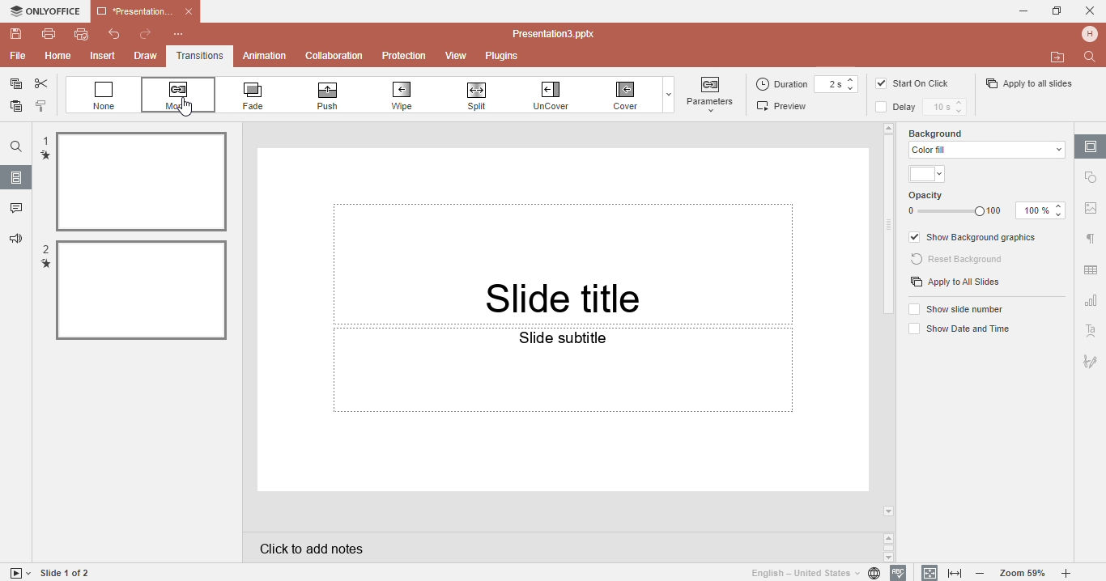  What do you see at coordinates (406, 55) in the screenshot?
I see `Protection` at bounding box center [406, 55].